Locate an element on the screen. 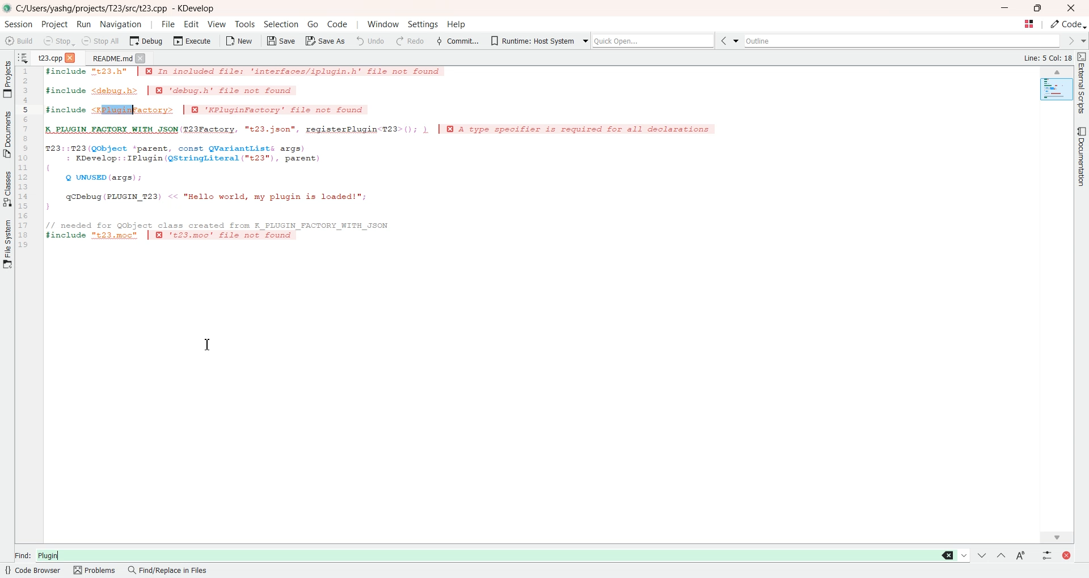 This screenshot has height=578, width=1089. Down is located at coordinates (964, 555).